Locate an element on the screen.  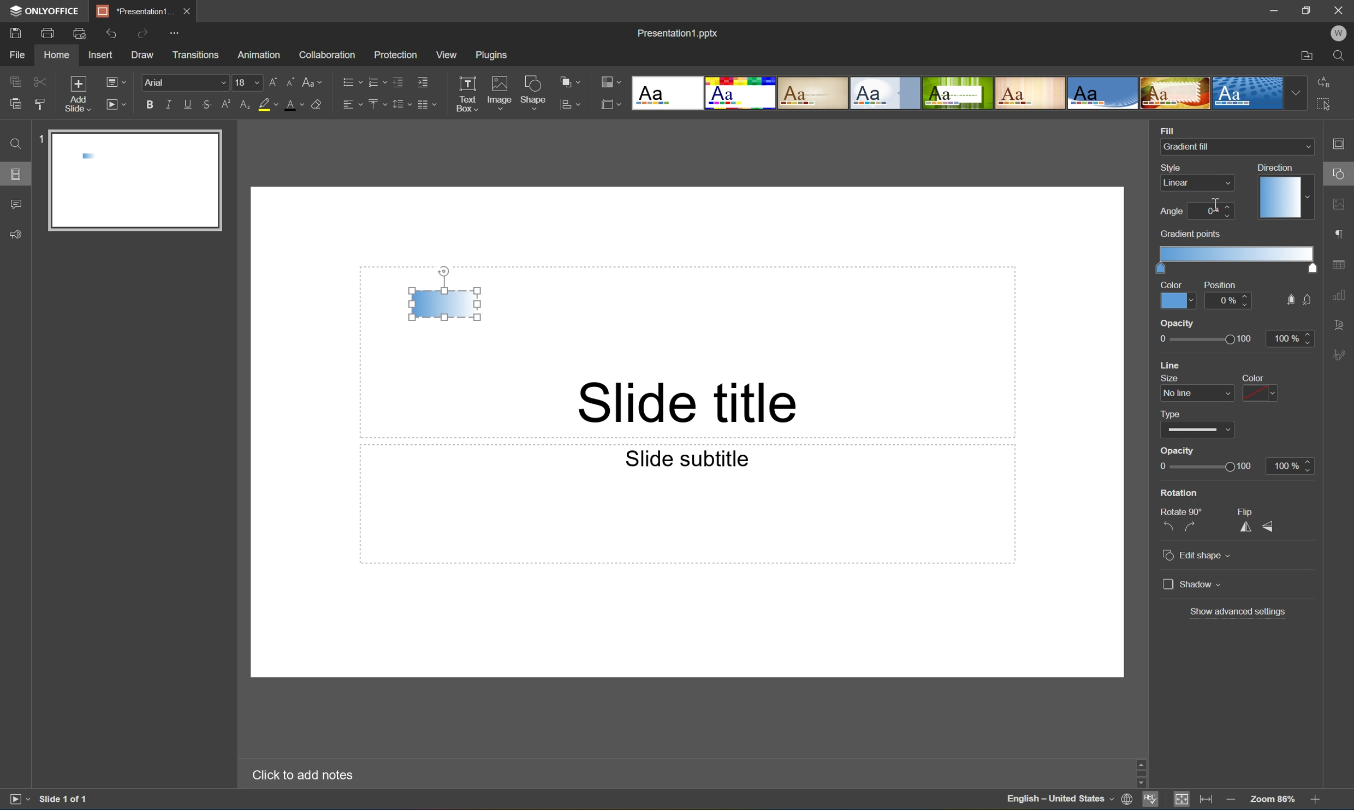
Change case is located at coordinates (312, 79).